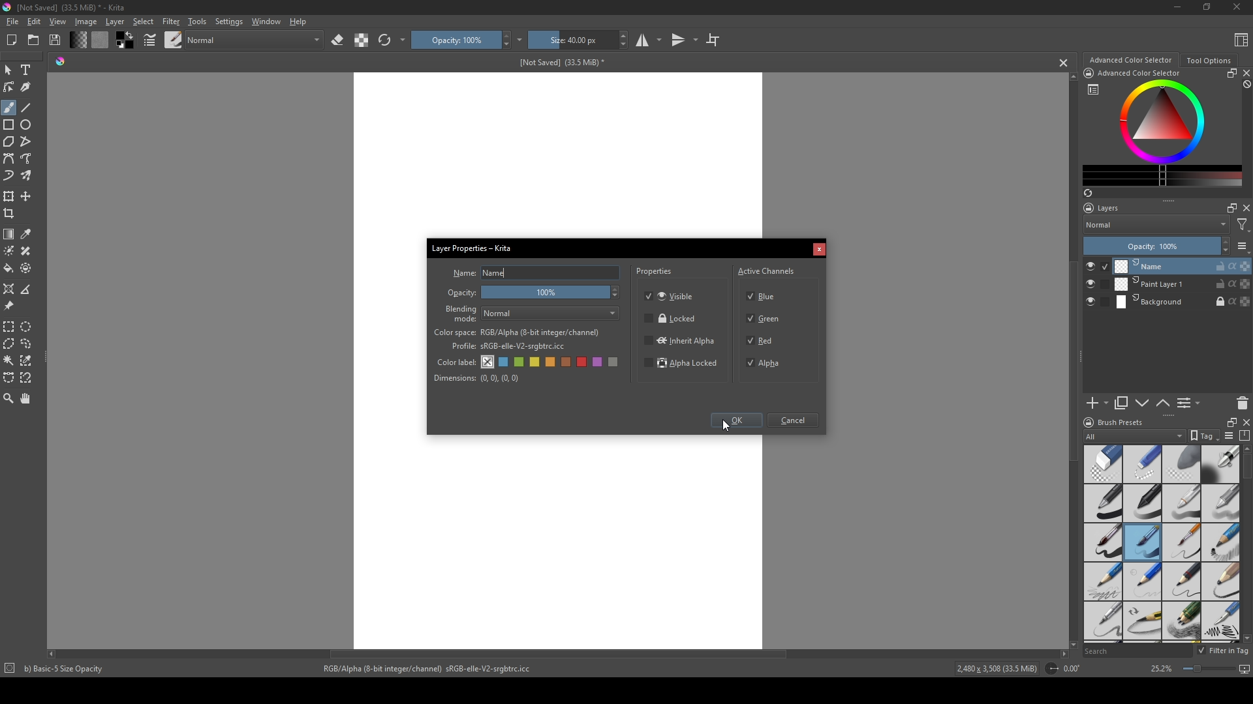 This screenshot has width=1253, height=704. What do you see at coordinates (455, 360) in the screenshot?
I see `Color label` at bounding box center [455, 360].